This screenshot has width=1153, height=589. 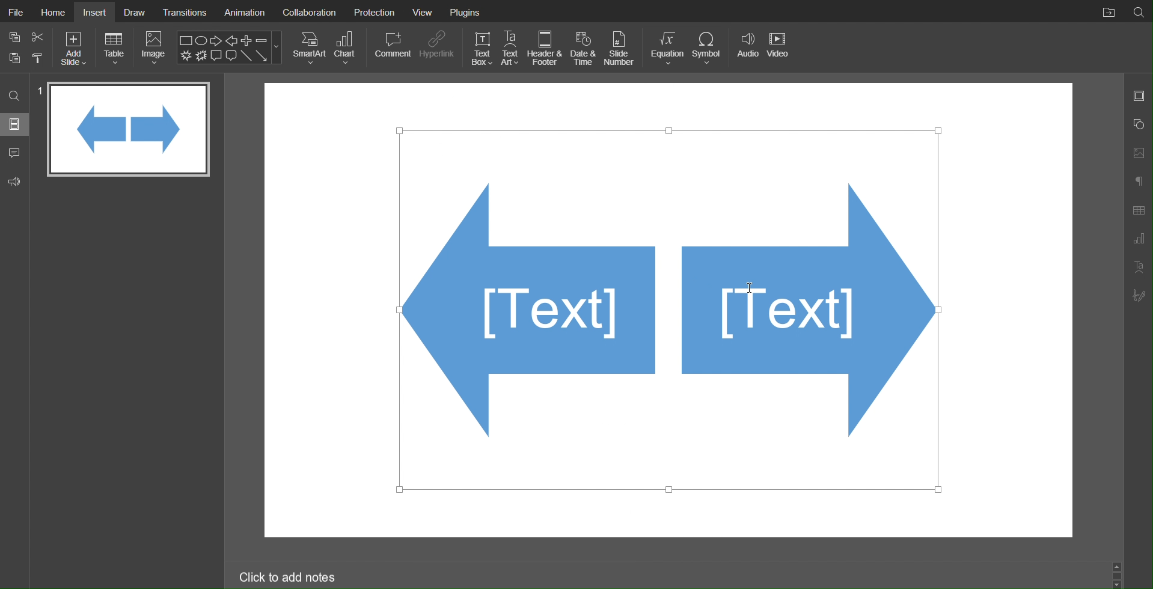 What do you see at coordinates (14, 97) in the screenshot?
I see `Search` at bounding box center [14, 97].